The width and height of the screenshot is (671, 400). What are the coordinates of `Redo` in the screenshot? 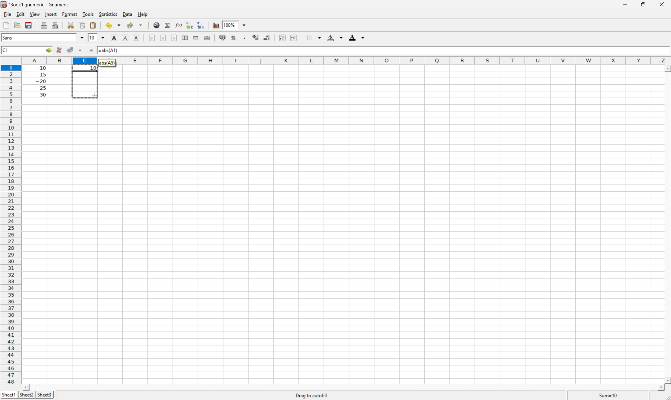 It's located at (136, 26).